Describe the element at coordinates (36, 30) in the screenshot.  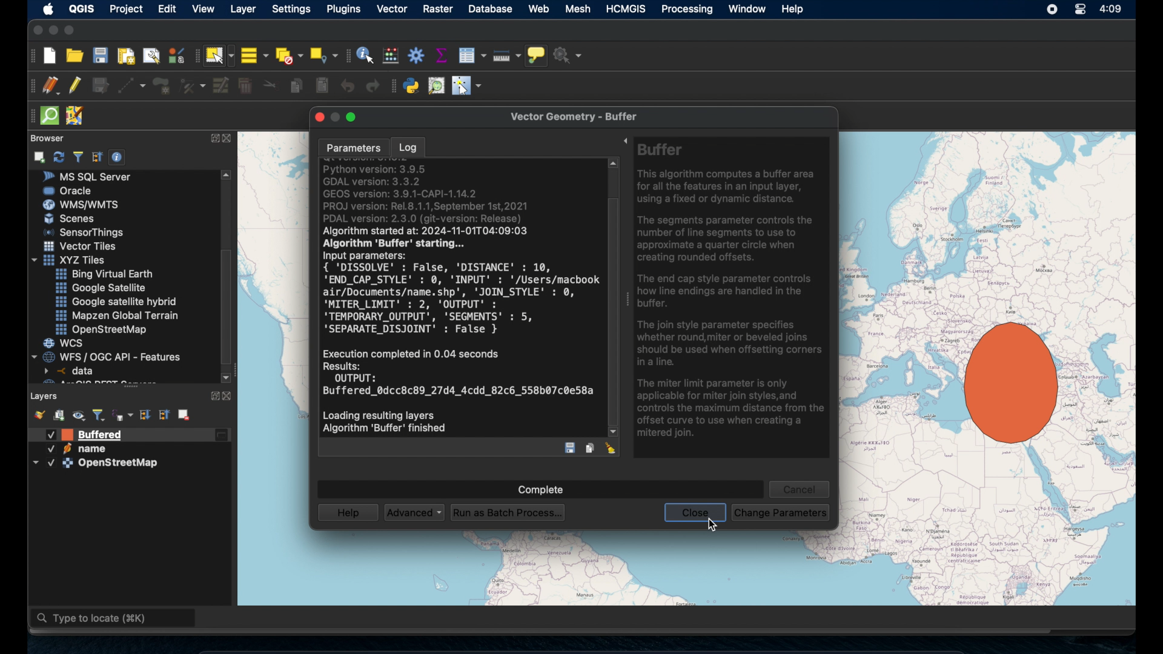
I see `close` at that location.